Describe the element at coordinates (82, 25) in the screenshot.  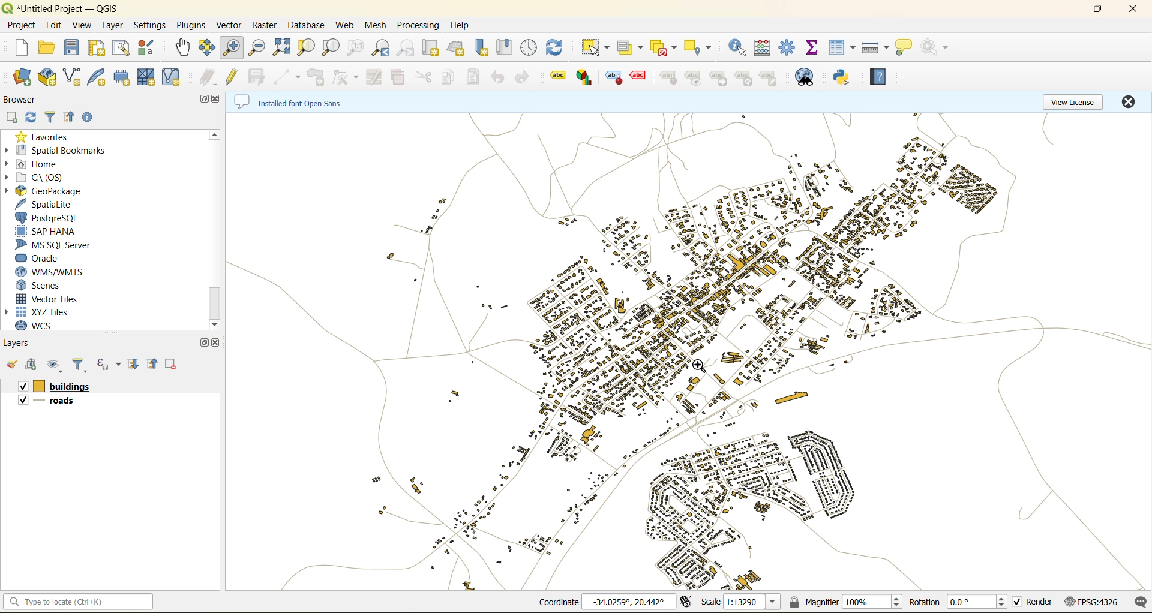
I see `view` at that location.